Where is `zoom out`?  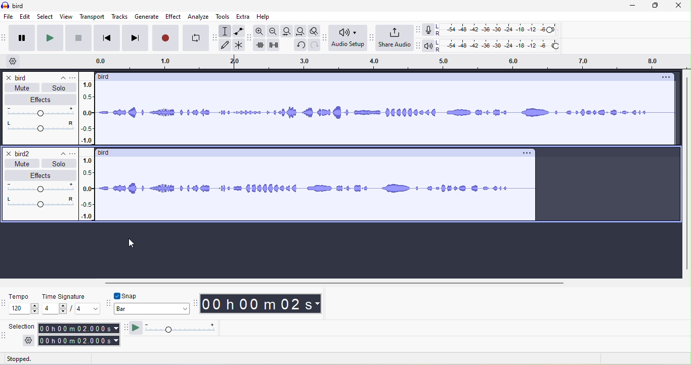
zoom out is located at coordinates (273, 30).